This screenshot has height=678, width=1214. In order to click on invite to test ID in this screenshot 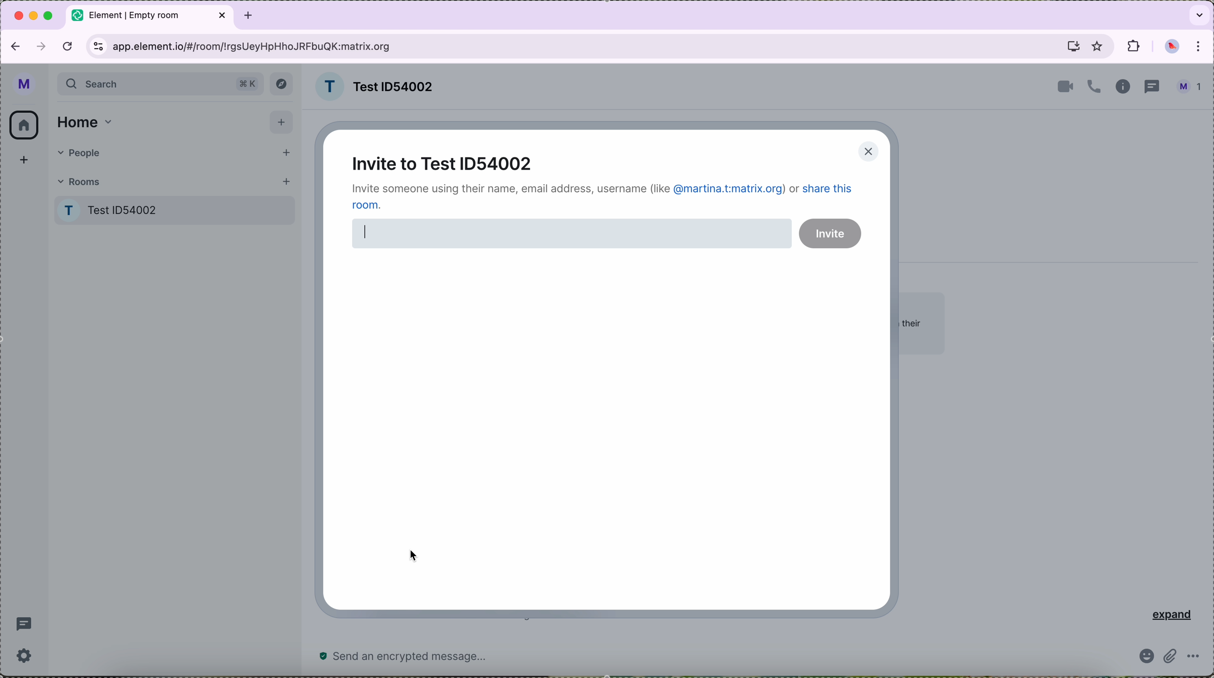, I will do `click(444, 162)`.